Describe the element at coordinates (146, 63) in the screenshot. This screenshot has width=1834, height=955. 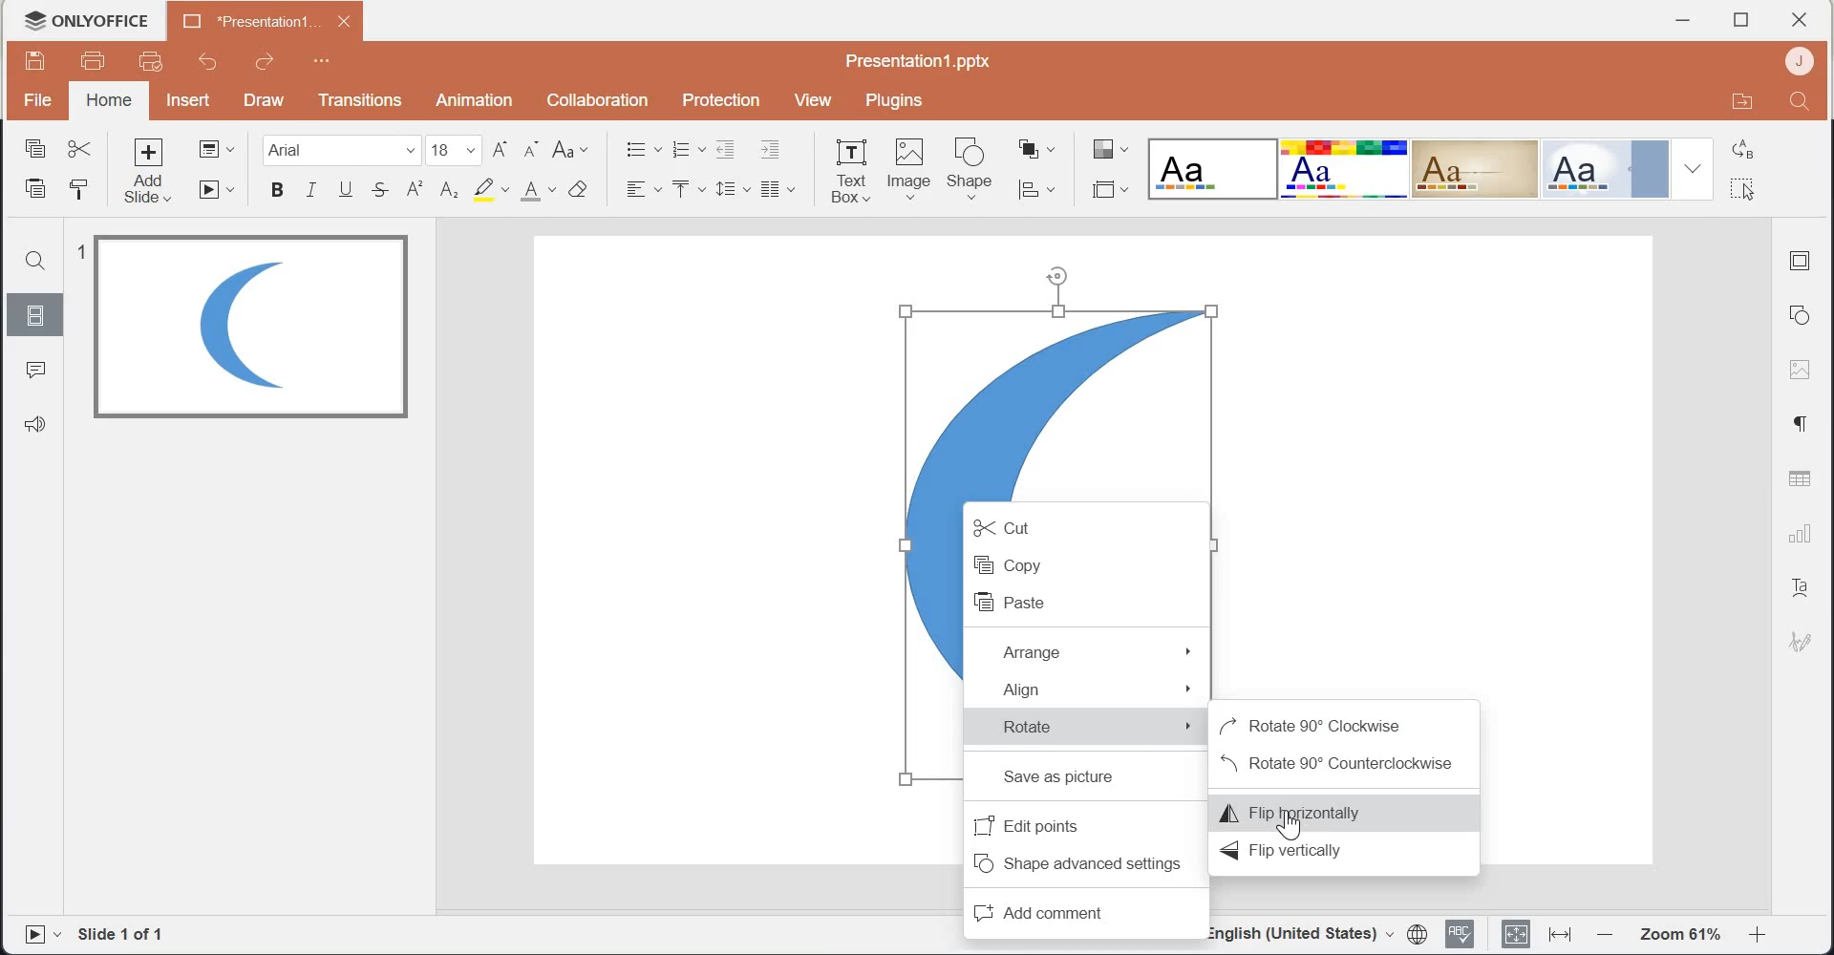
I see `Quick print` at that location.